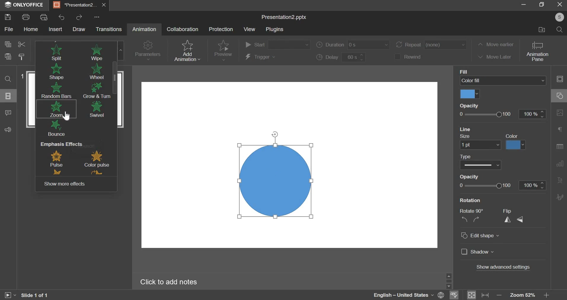 The height and width of the screenshot is (300, 567). What do you see at coordinates (407, 57) in the screenshot?
I see `rewind` at bounding box center [407, 57].